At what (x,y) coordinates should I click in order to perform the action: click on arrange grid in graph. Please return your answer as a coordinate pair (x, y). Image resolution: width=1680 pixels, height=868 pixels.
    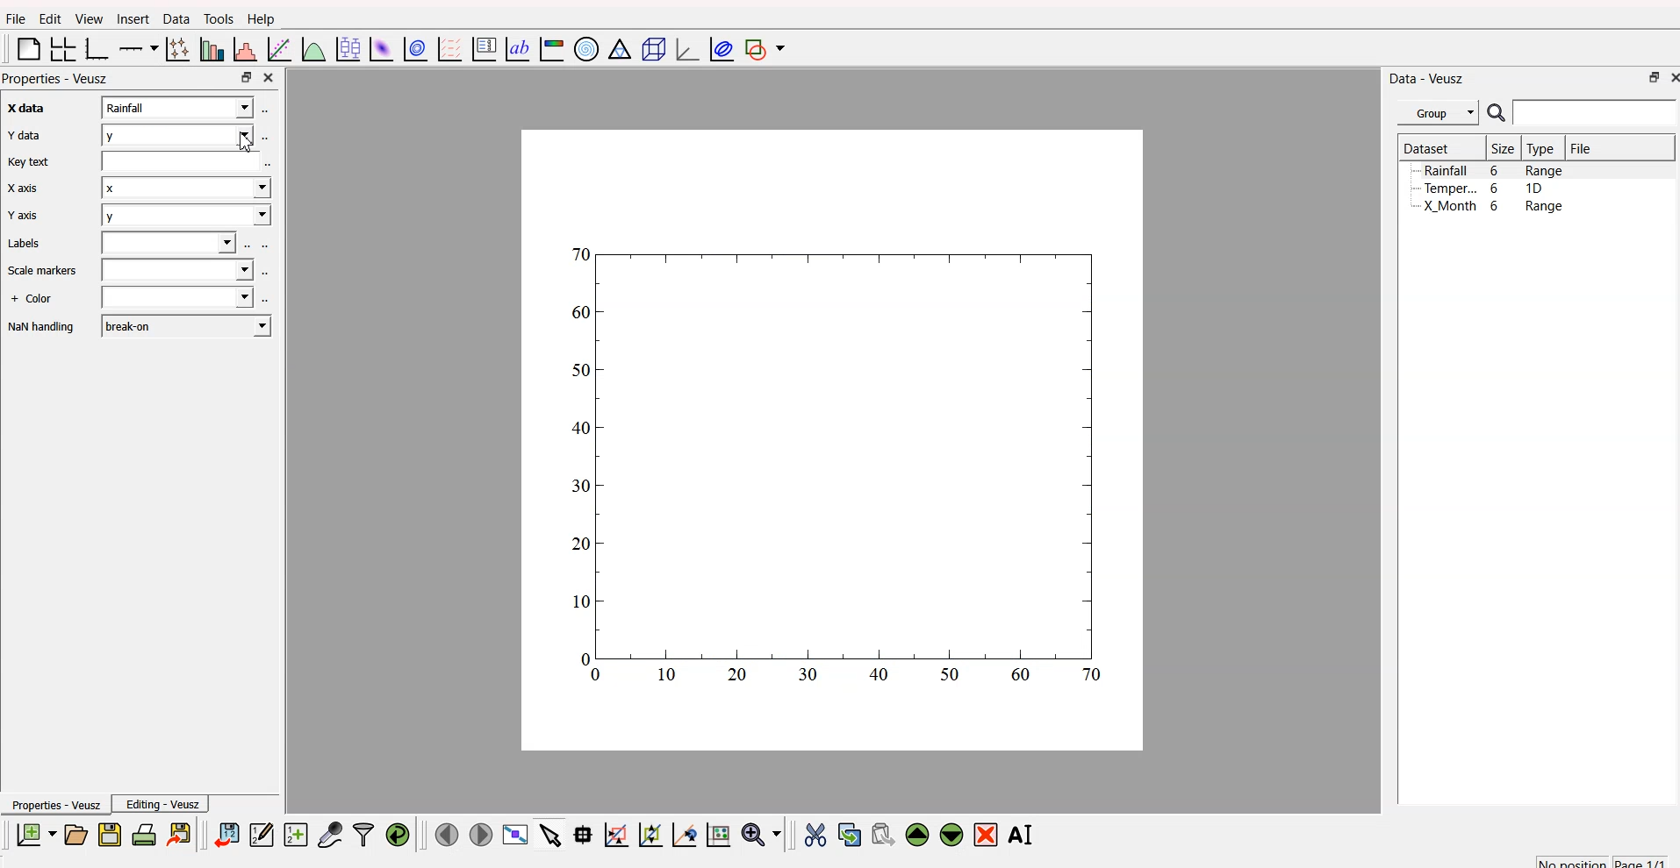
    Looking at the image, I should click on (61, 50).